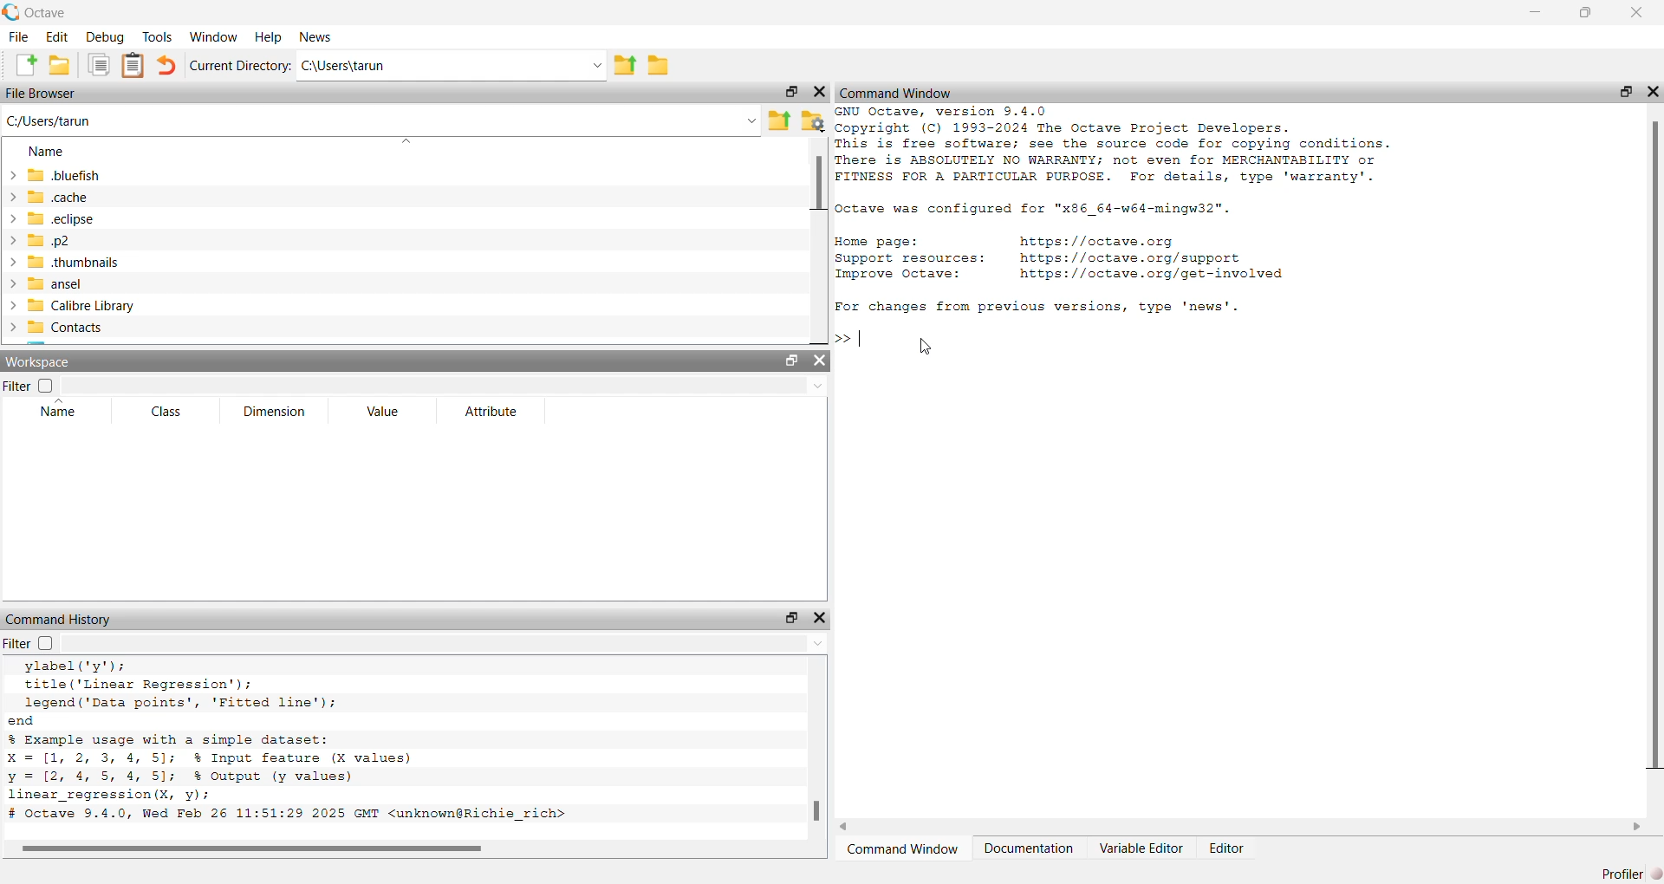  What do you see at coordinates (816, 809) in the screenshot?
I see `scrollbar` at bounding box center [816, 809].